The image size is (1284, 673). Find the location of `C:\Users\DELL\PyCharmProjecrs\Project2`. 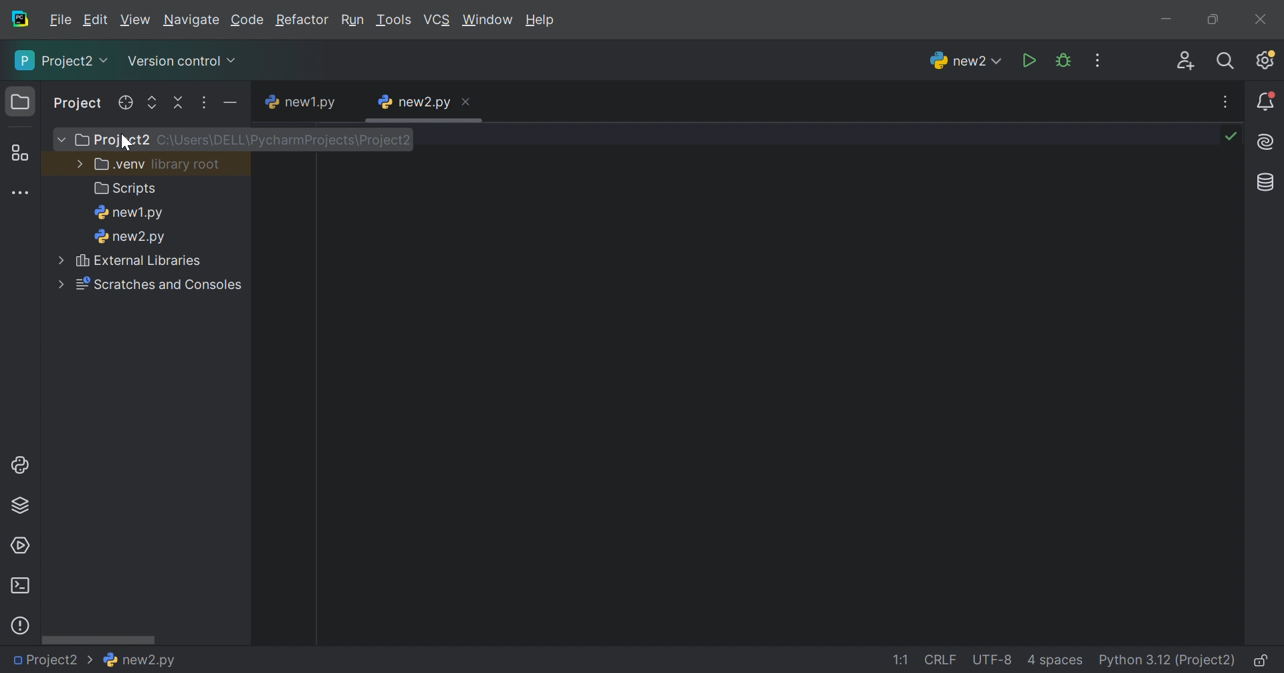

C:\Users\DELL\PyCharmProjecrs\Project2 is located at coordinates (288, 140).